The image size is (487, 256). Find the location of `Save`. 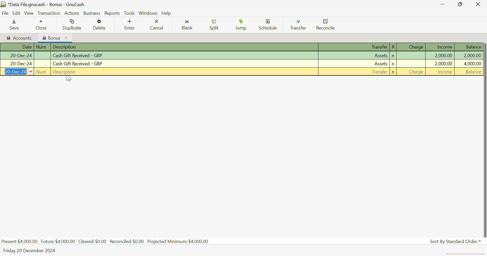

Save is located at coordinates (15, 24).